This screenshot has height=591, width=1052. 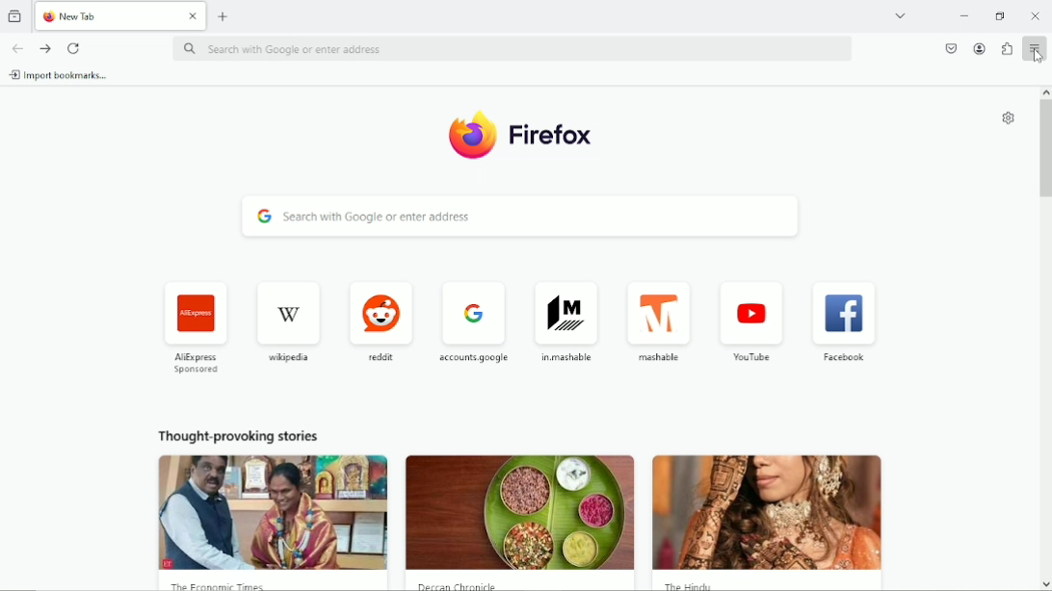 I want to click on import bookmarks, so click(x=65, y=76).